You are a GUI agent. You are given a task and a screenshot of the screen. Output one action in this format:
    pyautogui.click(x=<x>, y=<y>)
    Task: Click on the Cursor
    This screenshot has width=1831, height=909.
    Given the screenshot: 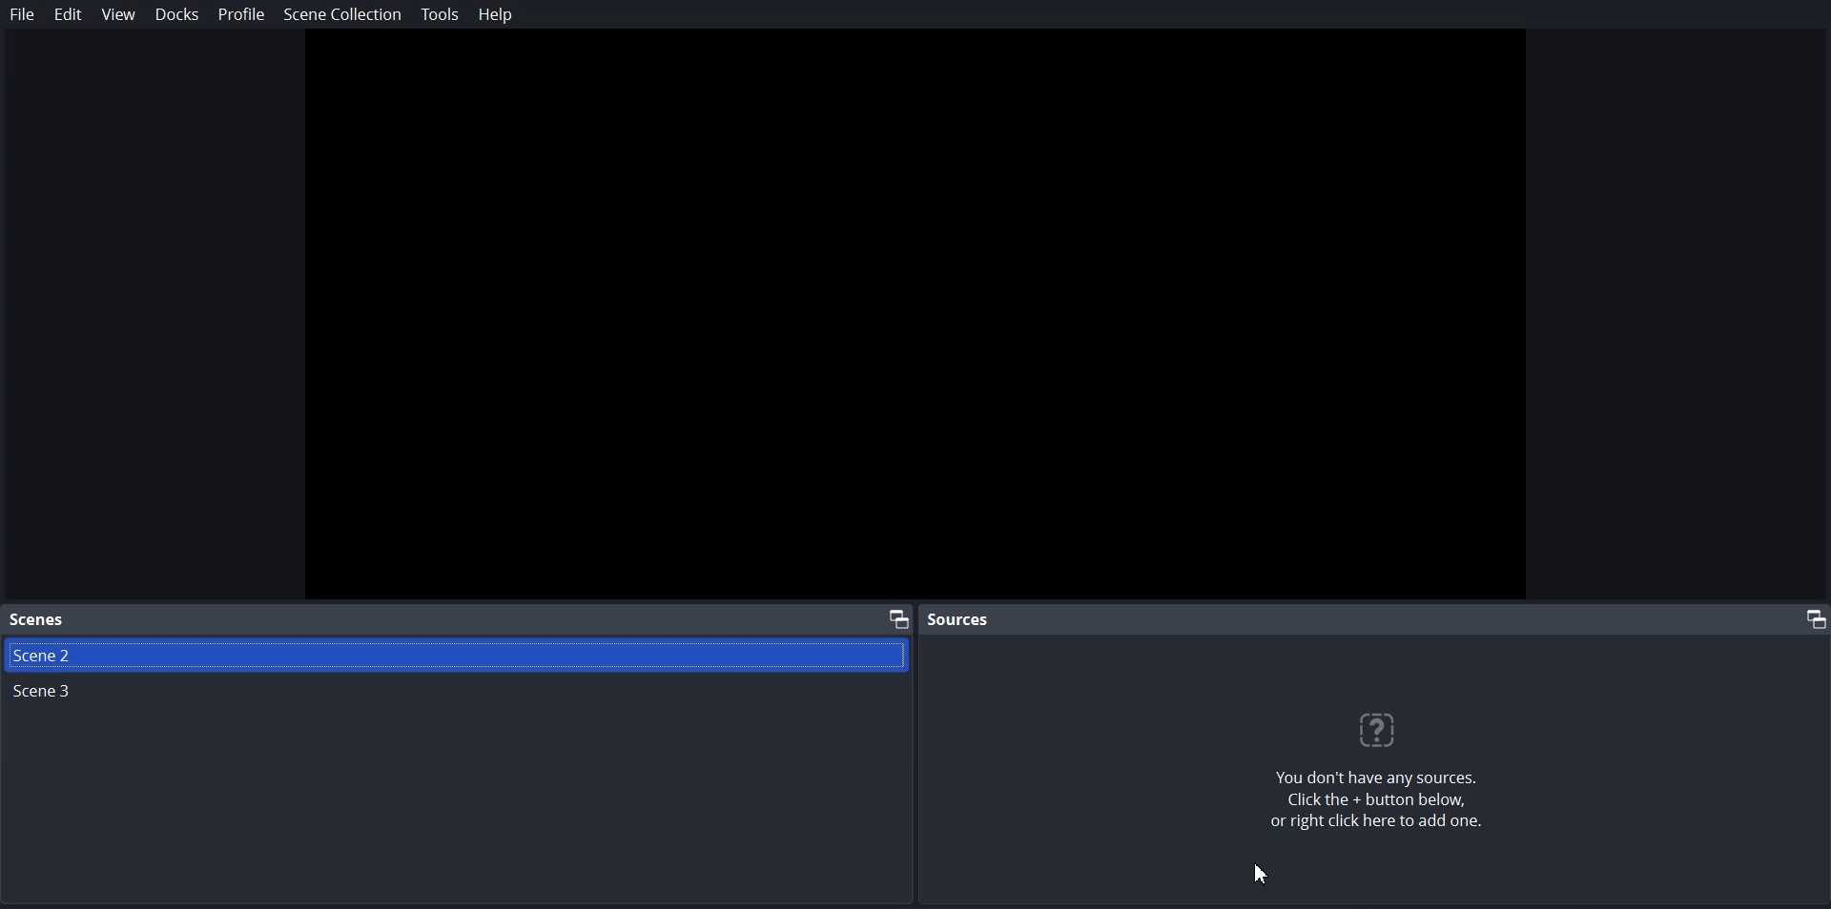 What is the action you would take?
    pyautogui.click(x=1263, y=872)
    